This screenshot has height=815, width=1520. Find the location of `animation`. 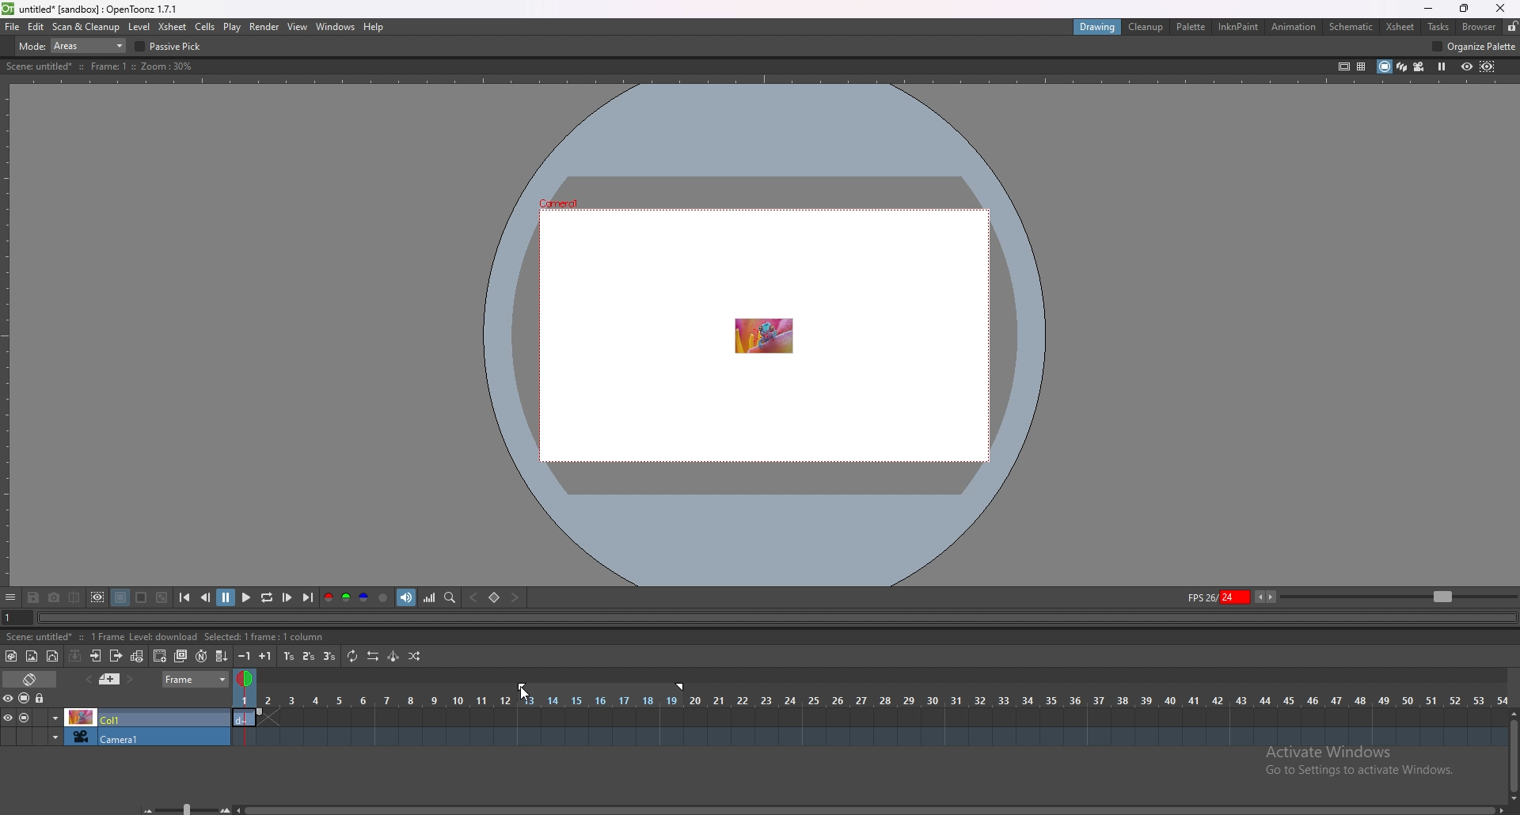

animation is located at coordinates (1294, 28).